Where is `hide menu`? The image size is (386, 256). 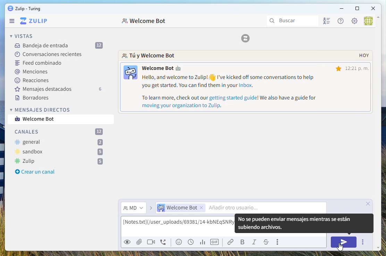
hide menu is located at coordinates (379, 18).